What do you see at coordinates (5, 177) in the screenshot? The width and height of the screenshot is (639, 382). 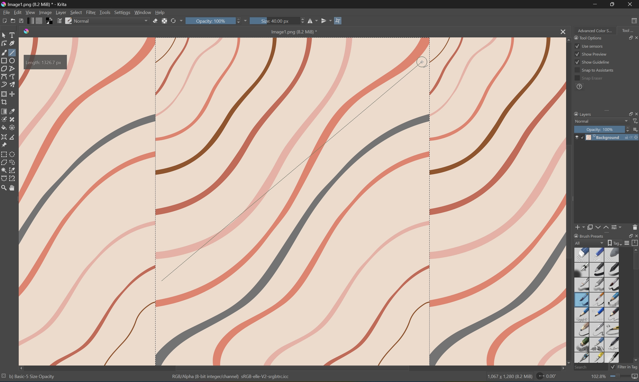 I see `Bezier curve selection tool` at bounding box center [5, 177].